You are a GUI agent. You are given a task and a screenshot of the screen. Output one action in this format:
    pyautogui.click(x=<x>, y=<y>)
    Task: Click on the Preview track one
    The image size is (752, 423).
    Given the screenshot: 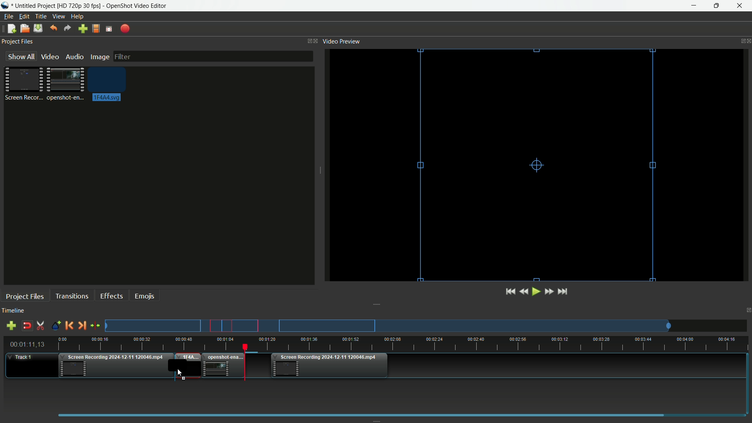 What is the action you would take?
    pyautogui.click(x=429, y=326)
    